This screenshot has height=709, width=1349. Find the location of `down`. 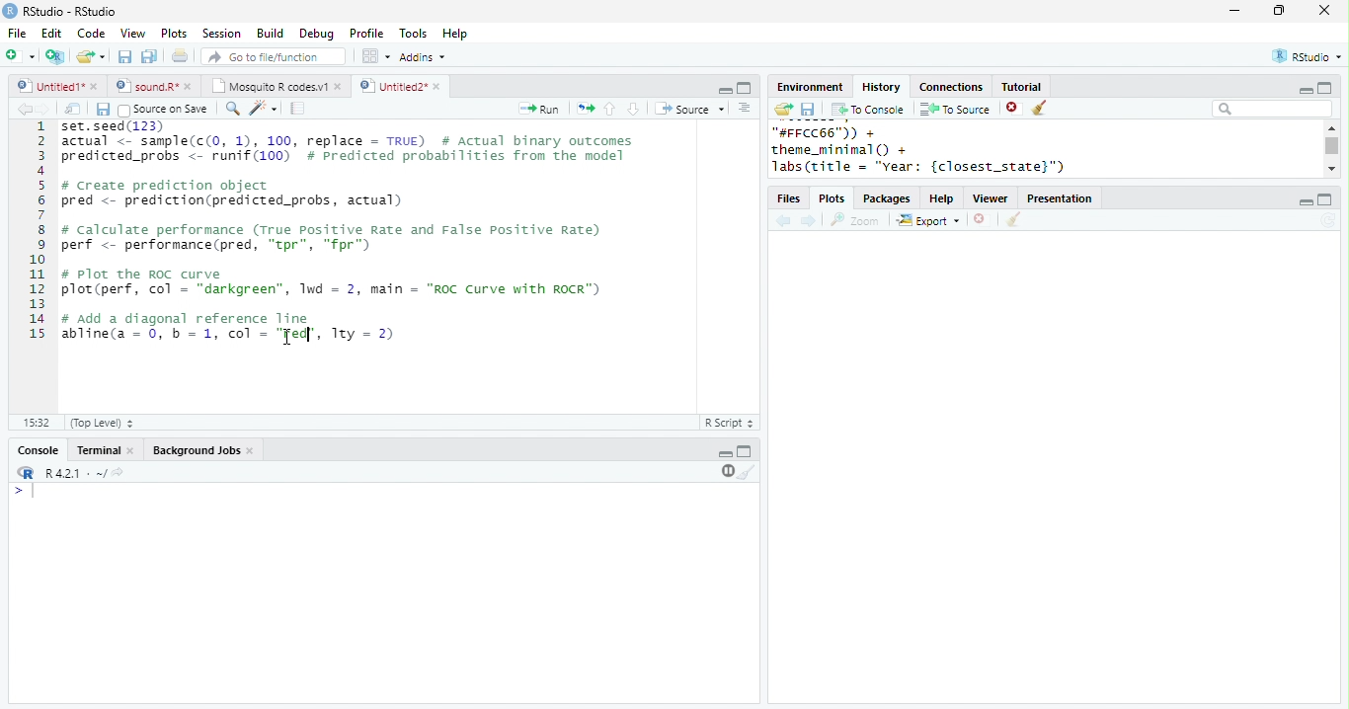

down is located at coordinates (632, 109).